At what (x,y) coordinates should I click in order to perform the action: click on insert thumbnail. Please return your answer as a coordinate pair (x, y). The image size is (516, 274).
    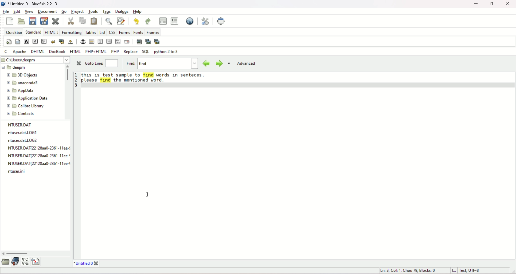
    Looking at the image, I should click on (148, 41).